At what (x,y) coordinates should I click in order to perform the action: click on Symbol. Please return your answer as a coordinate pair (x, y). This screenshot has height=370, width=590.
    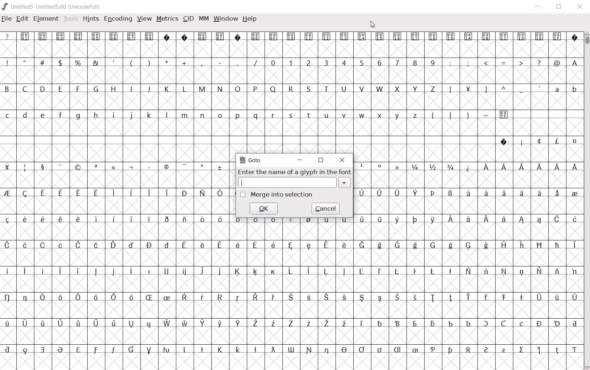
    Looking at the image, I should click on (203, 323).